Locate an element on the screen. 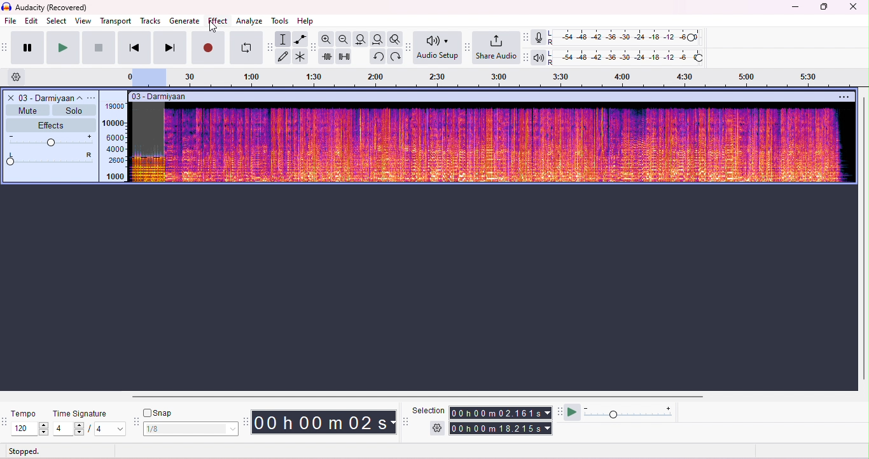 This screenshot has height=459, width=869. silence selection is located at coordinates (345, 56).